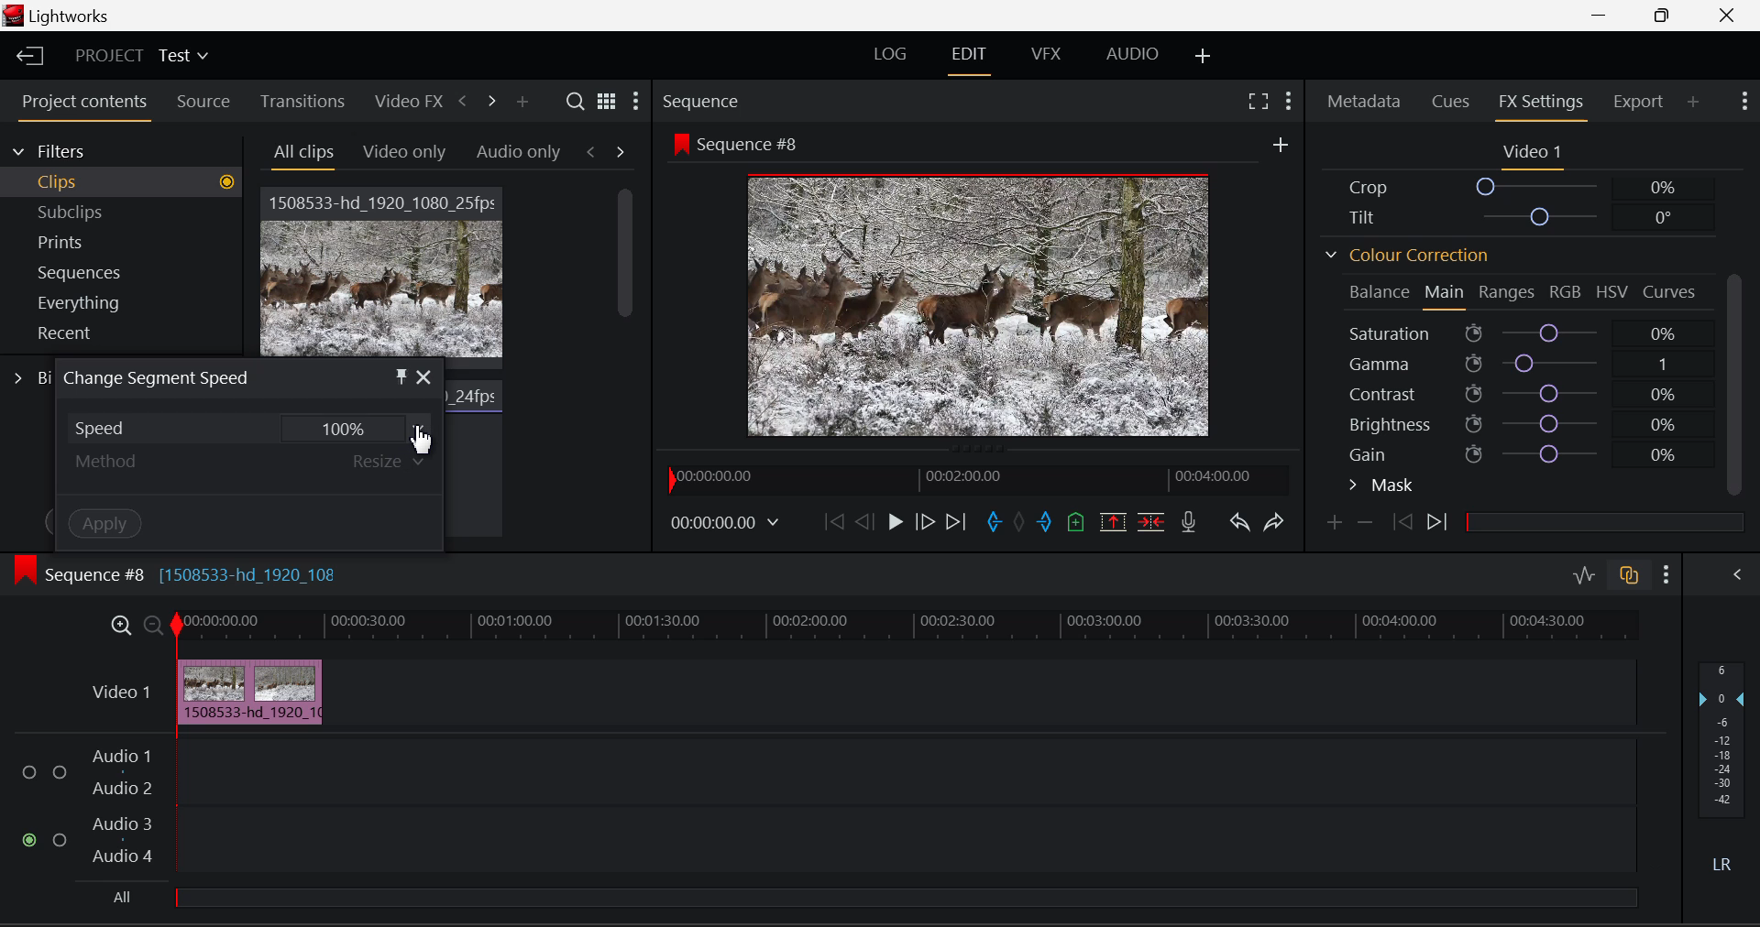 Image resolution: width=1760 pixels, height=927 pixels. Describe the element at coordinates (424, 378) in the screenshot. I see `Close` at that location.